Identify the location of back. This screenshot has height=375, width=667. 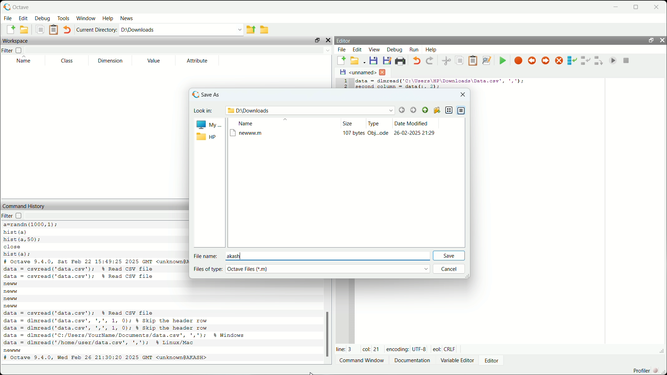
(402, 109).